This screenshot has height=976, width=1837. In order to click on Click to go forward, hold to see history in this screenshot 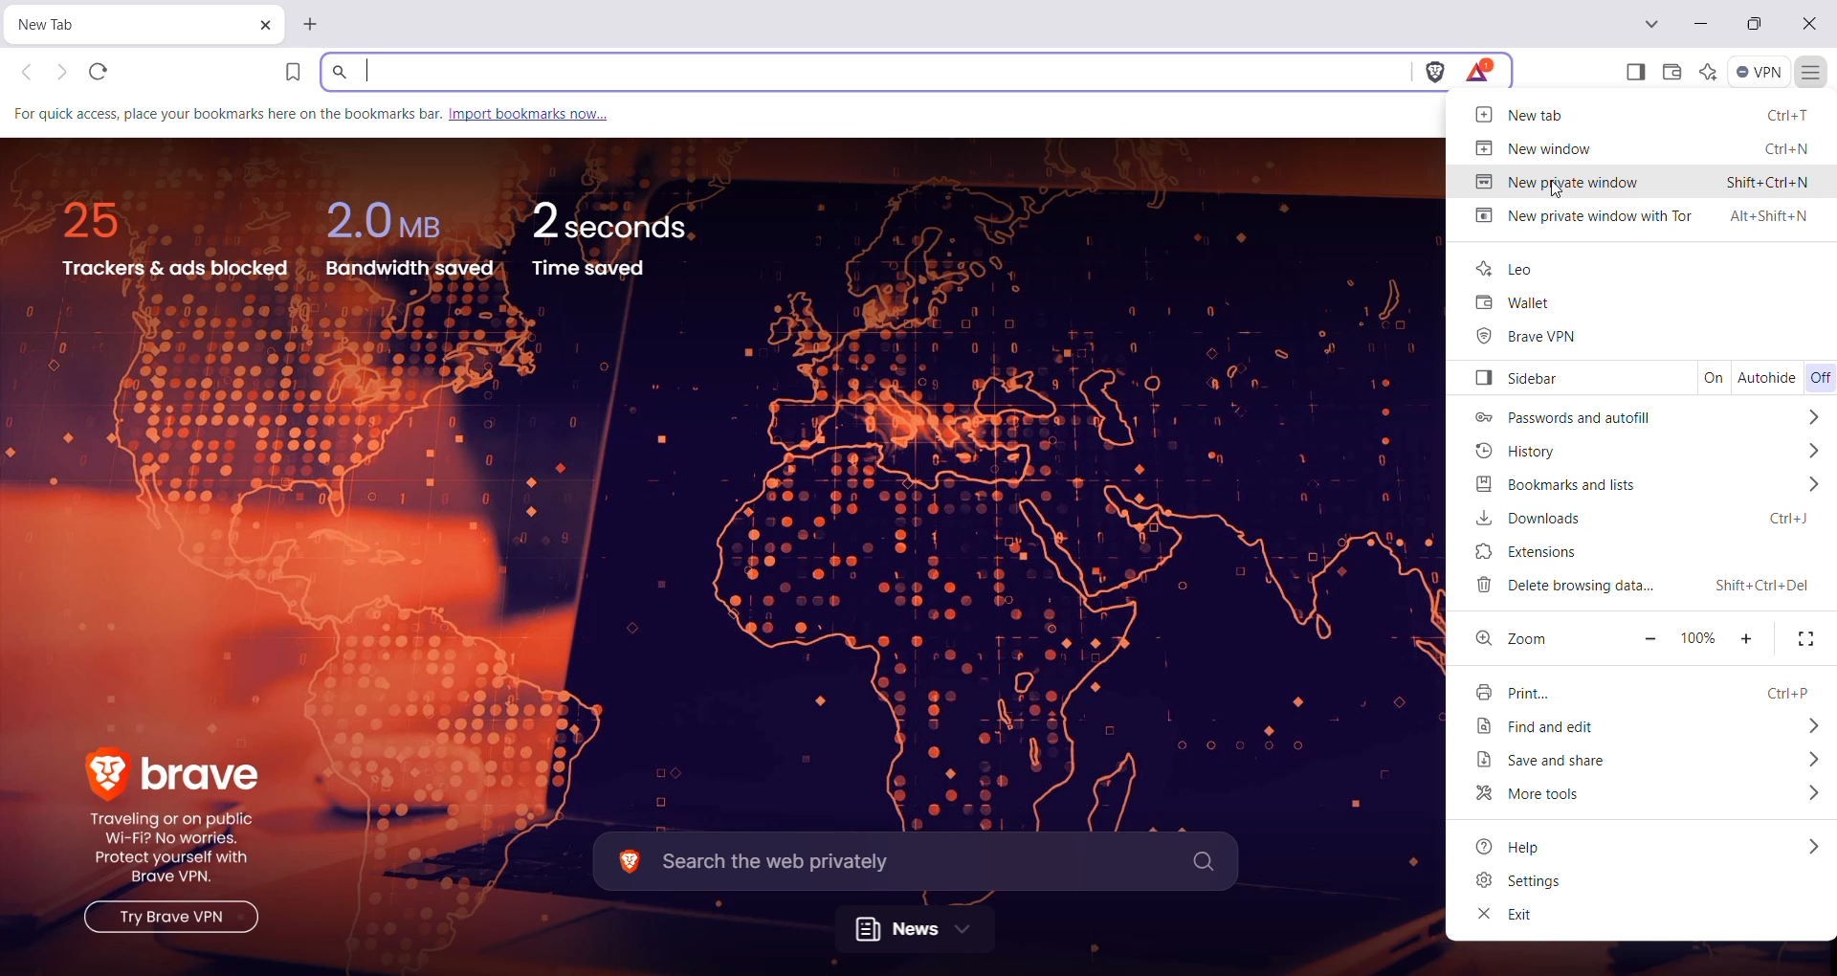, I will do `click(60, 73)`.